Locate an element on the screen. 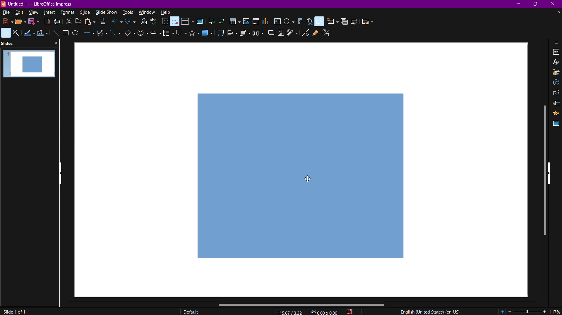 This screenshot has width=562, height=315. Maximize is located at coordinates (538, 4).